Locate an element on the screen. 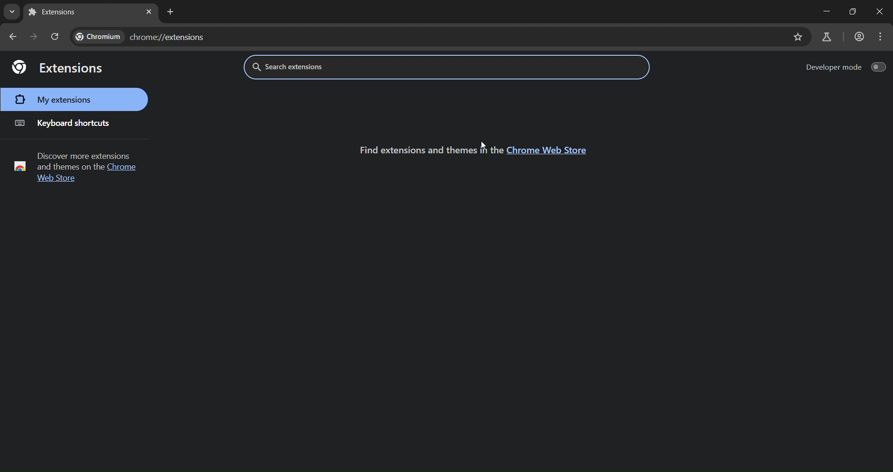 The image size is (893, 472). developer mode is located at coordinates (846, 65).